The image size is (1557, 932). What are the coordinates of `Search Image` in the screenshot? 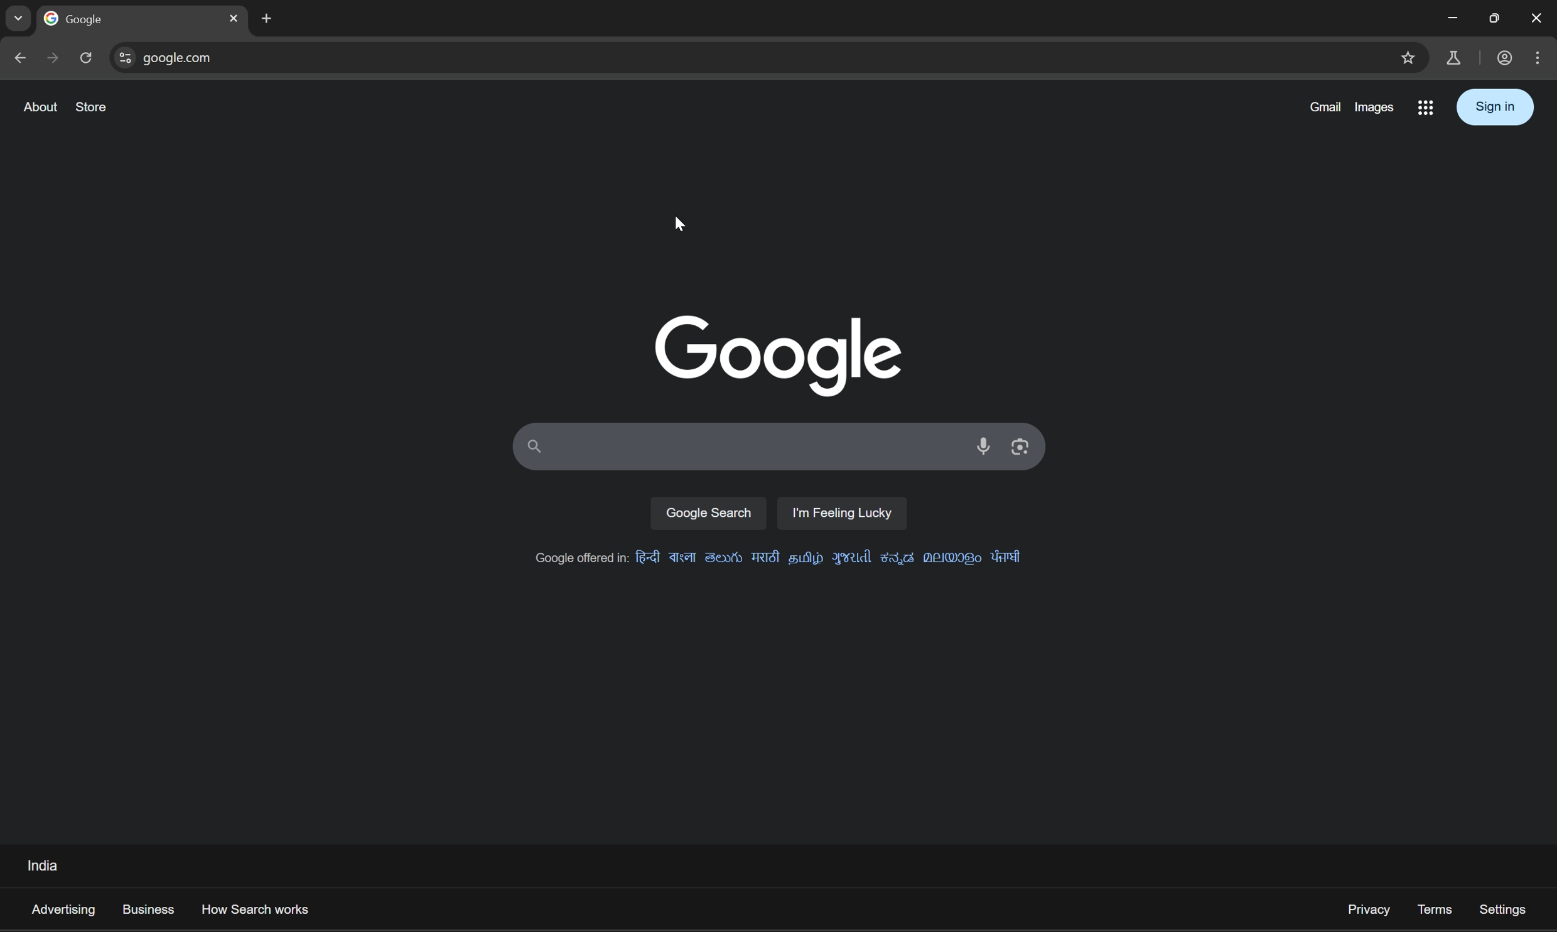 It's located at (1020, 445).